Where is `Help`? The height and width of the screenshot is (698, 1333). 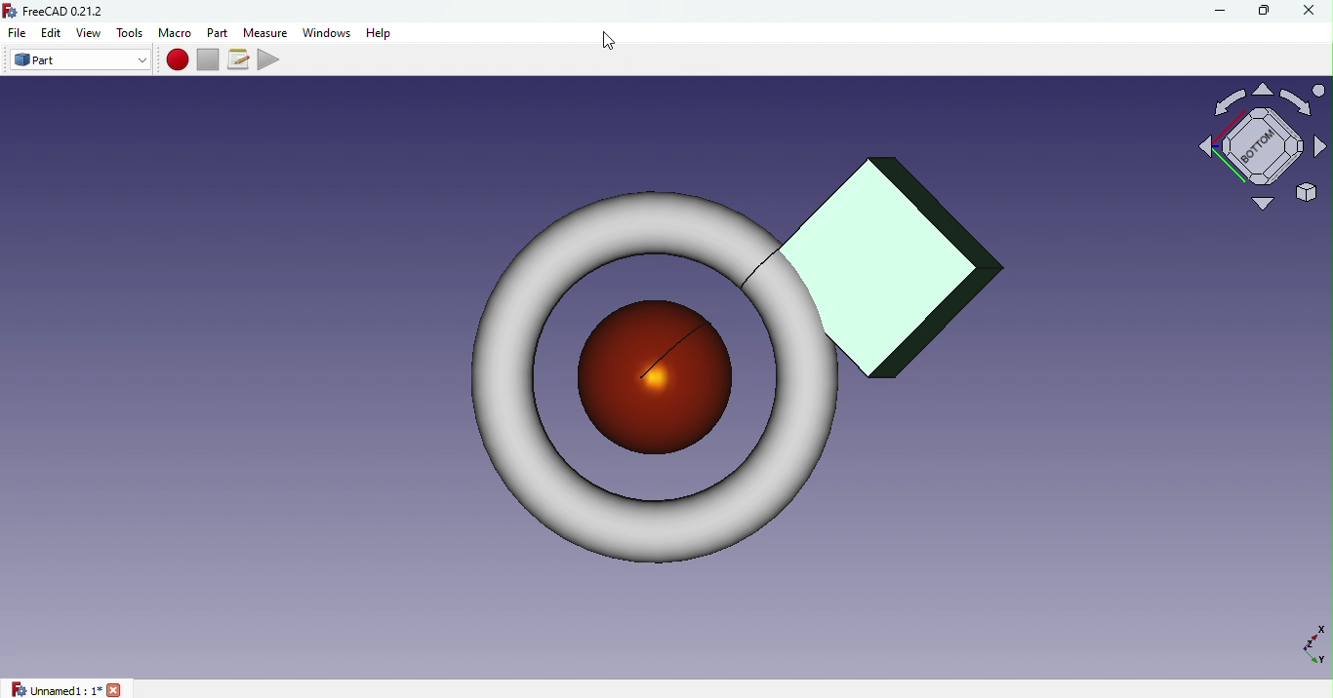 Help is located at coordinates (382, 34).